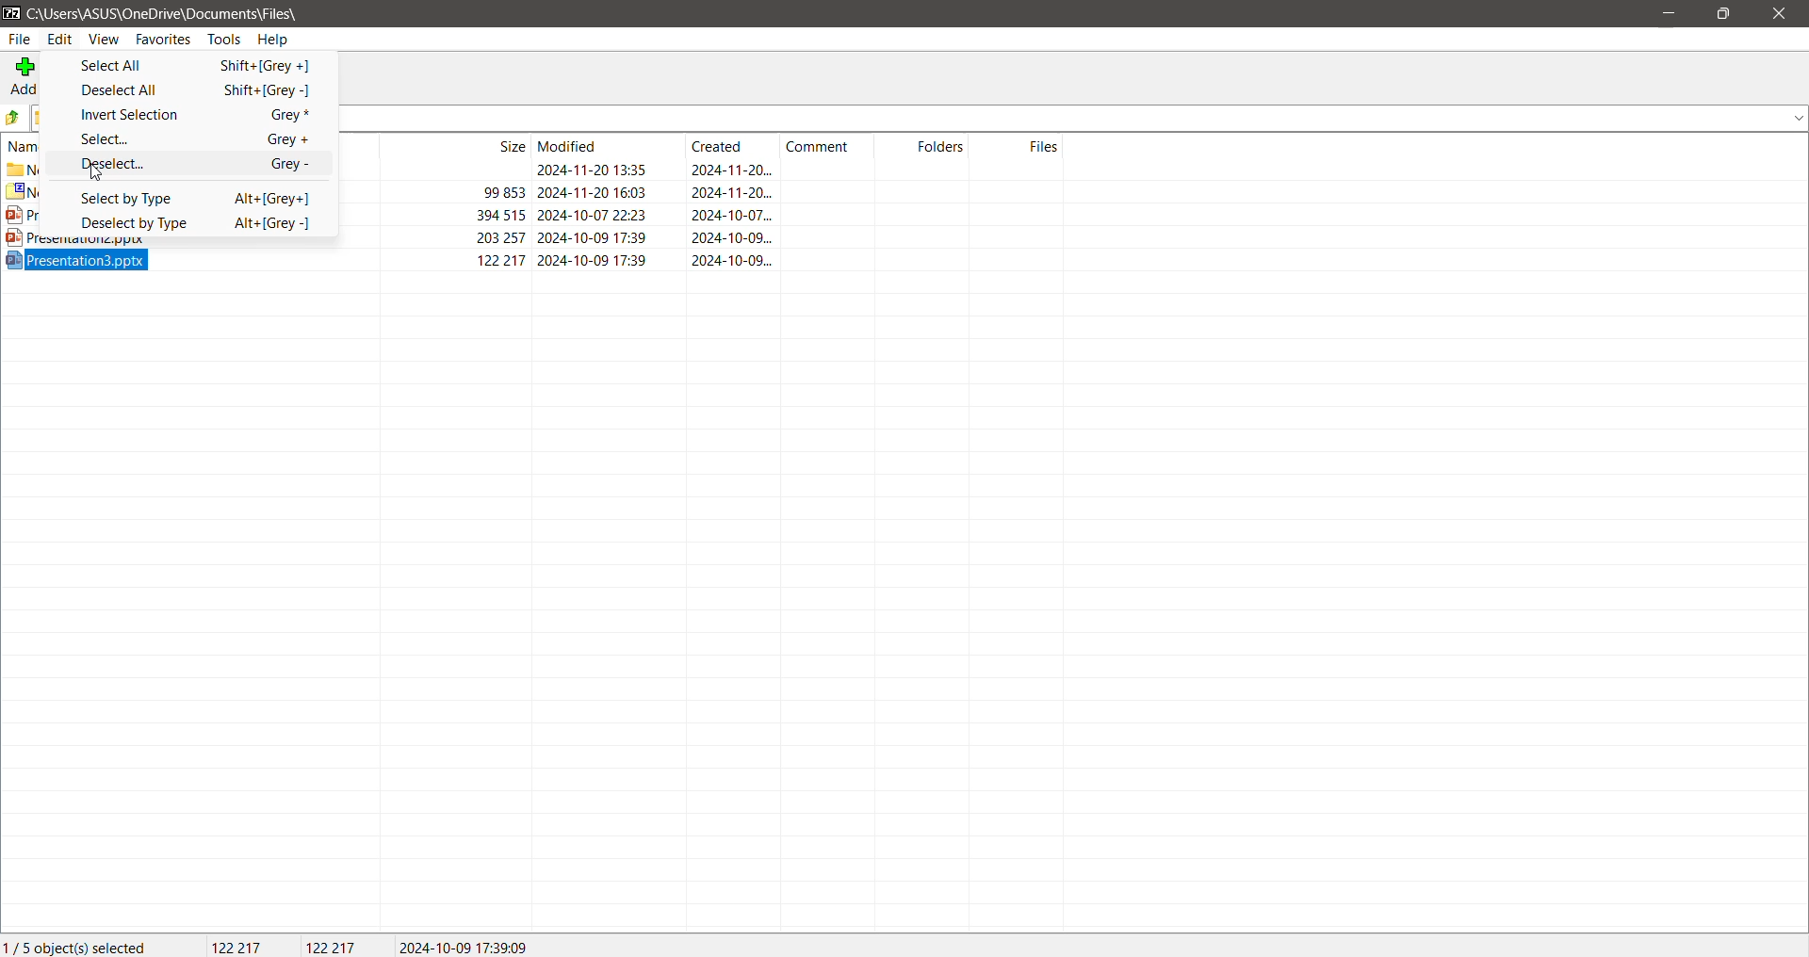 The image size is (1809, 957). What do you see at coordinates (132, 89) in the screenshot?
I see `Deselect All` at bounding box center [132, 89].